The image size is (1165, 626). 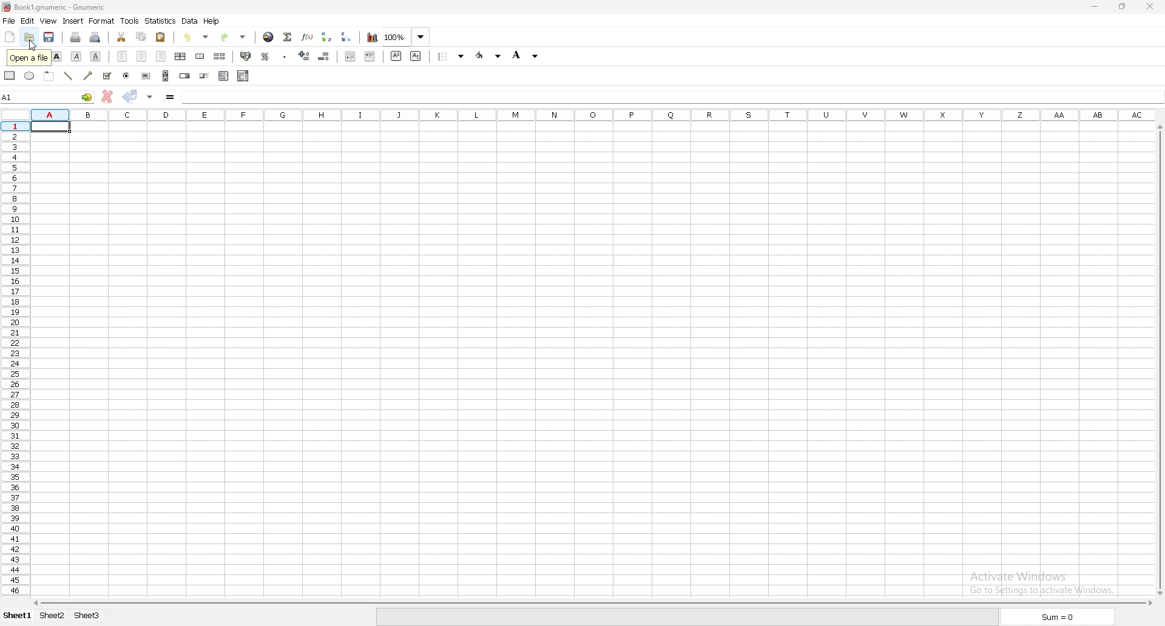 I want to click on percentage, so click(x=265, y=56).